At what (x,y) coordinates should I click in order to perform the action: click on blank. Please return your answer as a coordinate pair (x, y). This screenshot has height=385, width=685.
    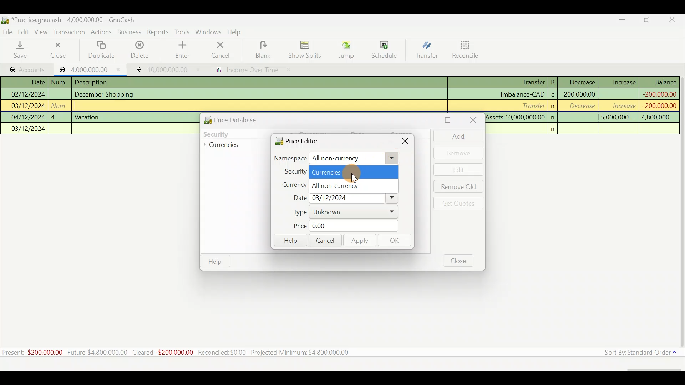
    Looking at the image, I should click on (268, 50).